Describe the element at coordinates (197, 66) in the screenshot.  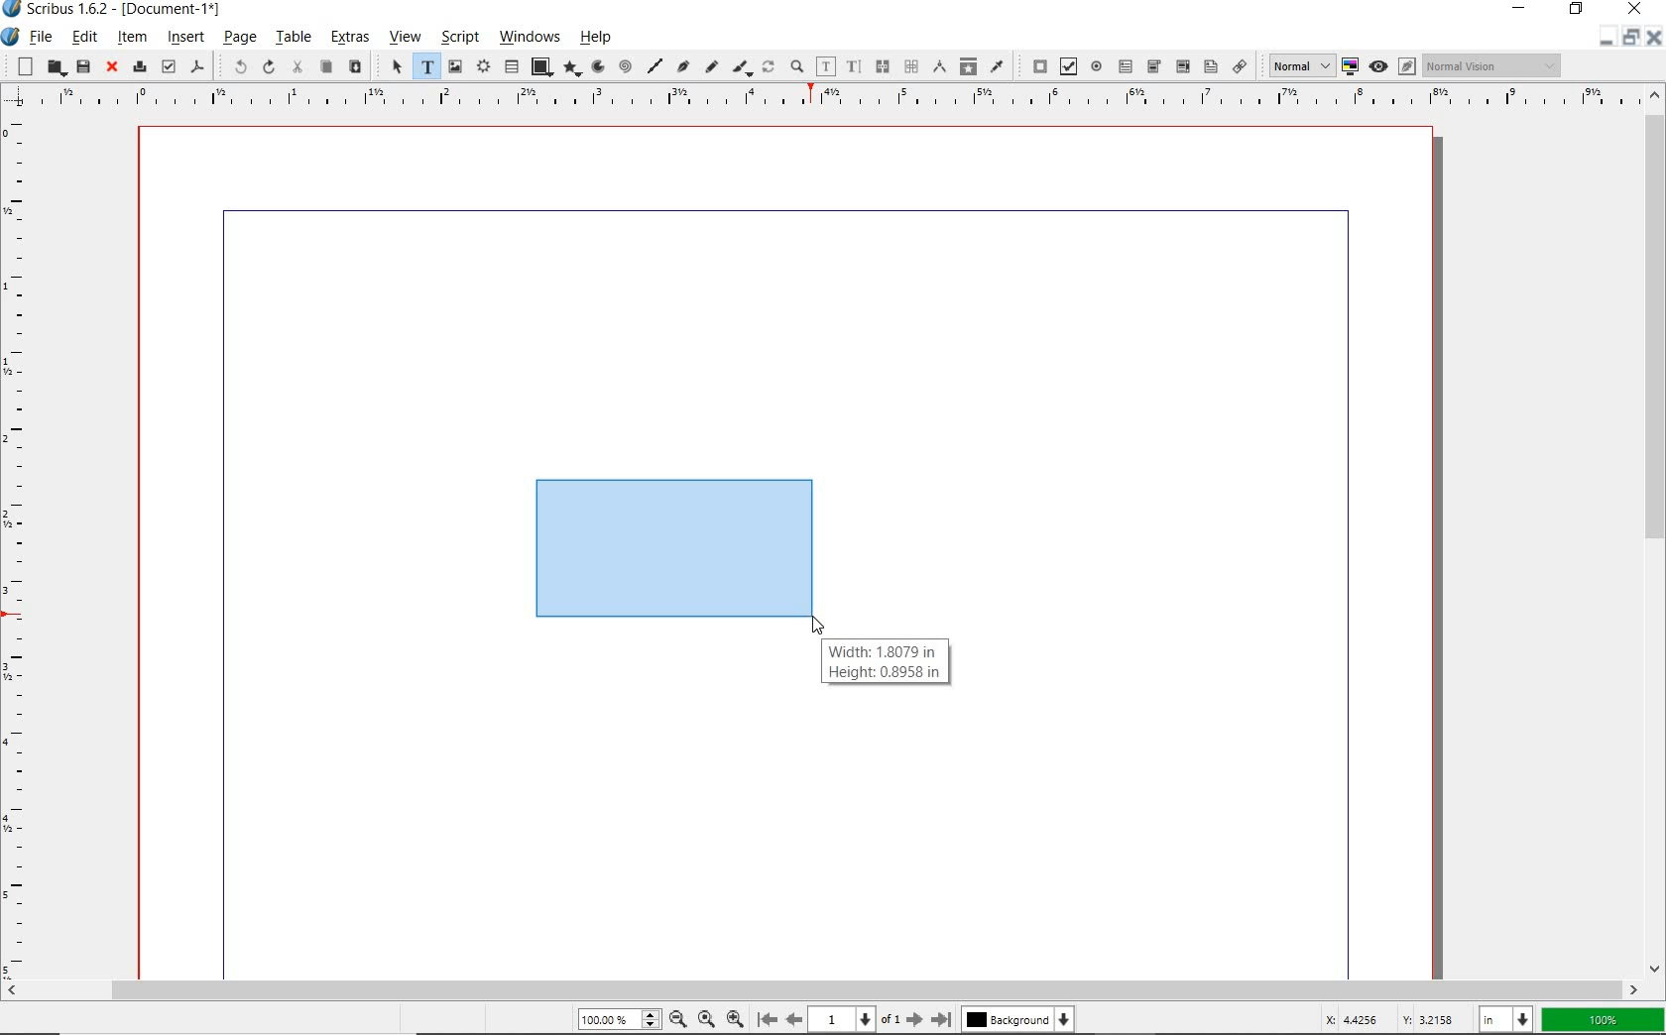
I see `save as pdf` at that location.